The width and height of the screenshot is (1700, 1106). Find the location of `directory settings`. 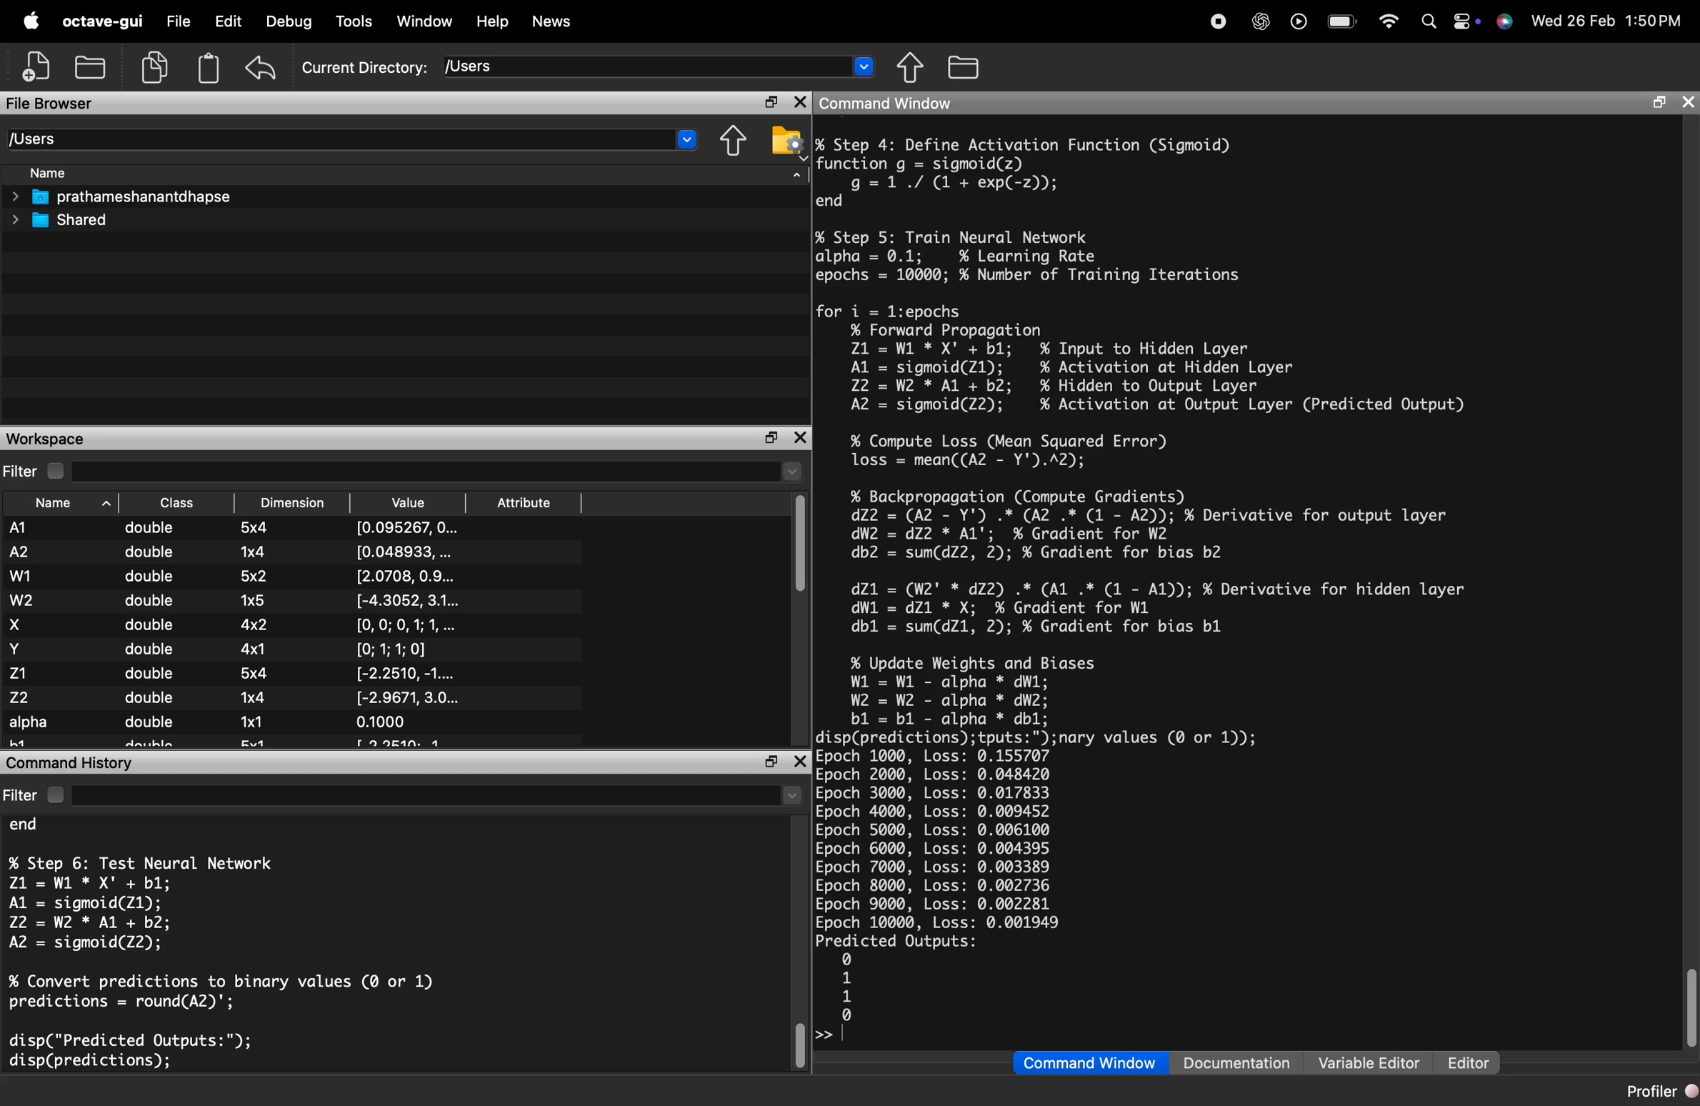

directory settings is located at coordinates (784, 139).